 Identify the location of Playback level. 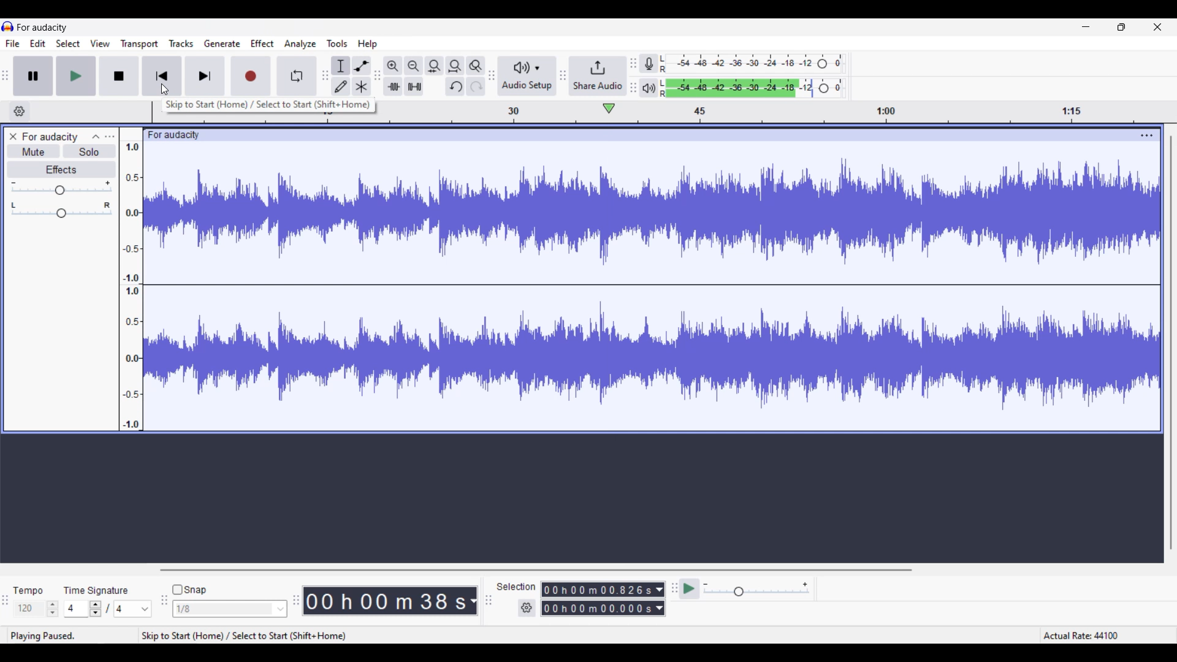
(753, 88).